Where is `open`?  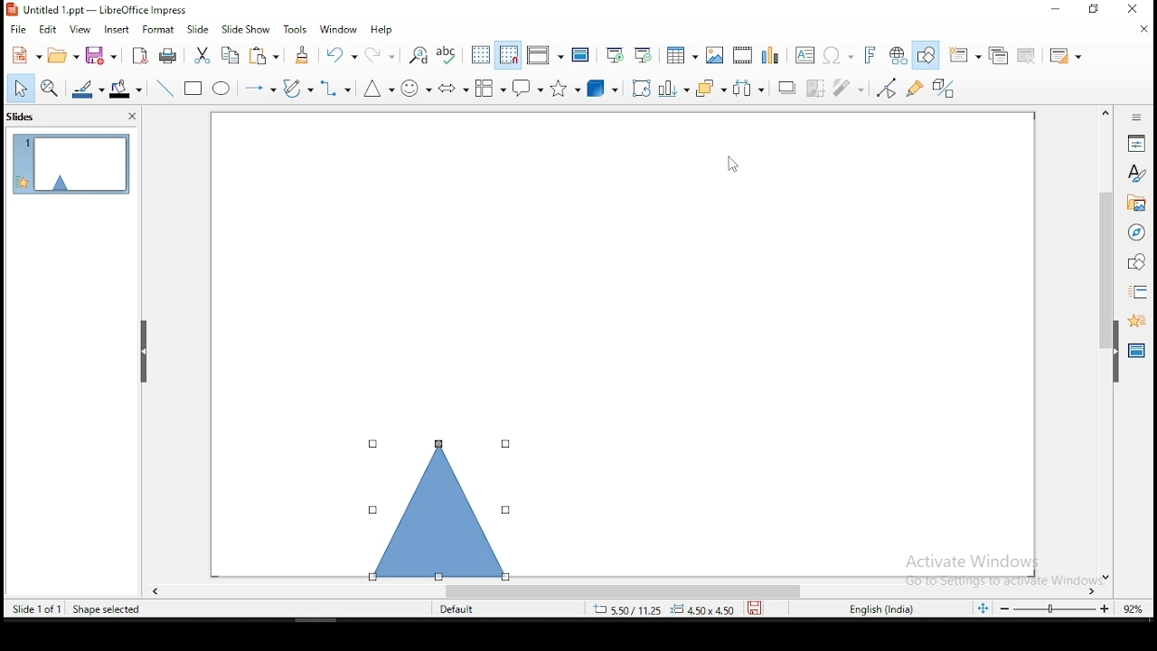
open is located at coordinates (64, 58).